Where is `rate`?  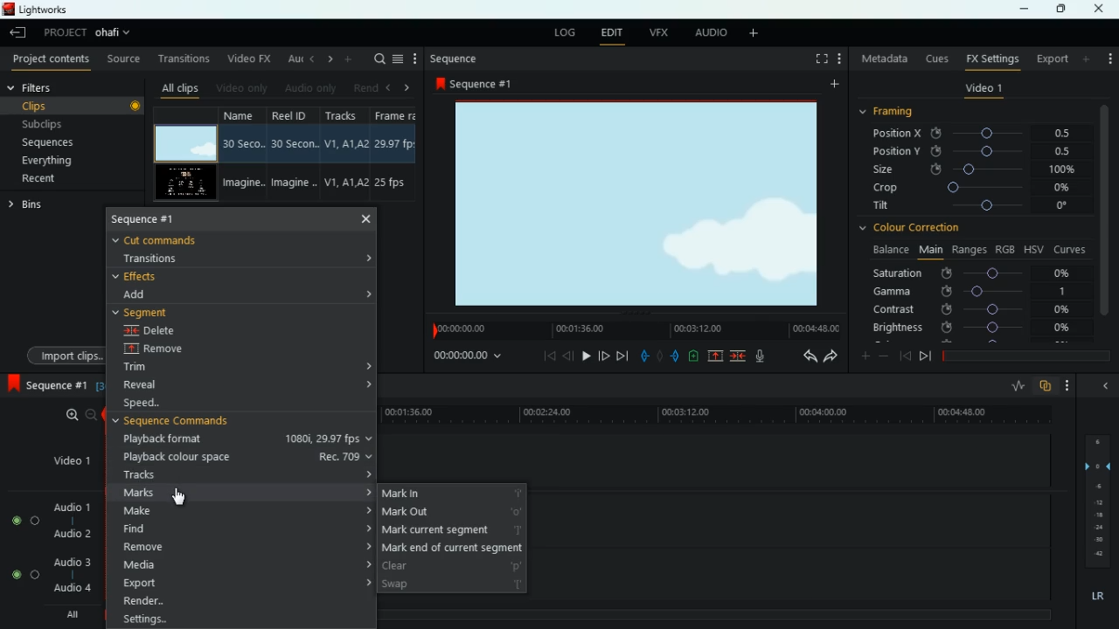
rate is located at coordinates (1015, 388).